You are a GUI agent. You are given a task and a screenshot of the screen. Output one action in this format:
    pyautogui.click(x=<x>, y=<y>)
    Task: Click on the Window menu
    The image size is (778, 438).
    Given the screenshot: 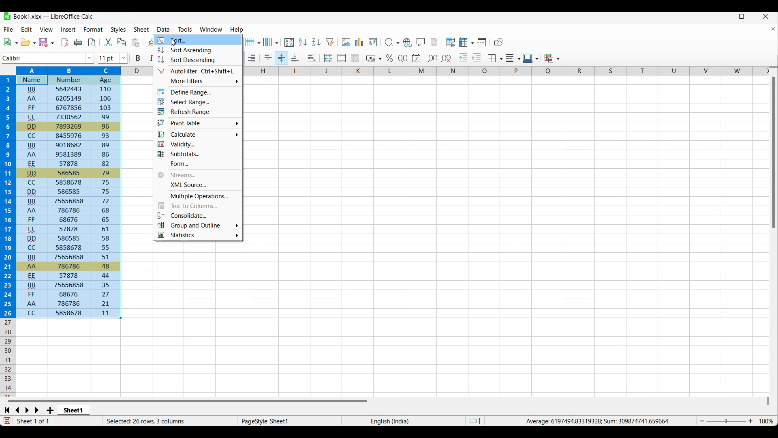 What is the action you would take?
    pyautogui.click(x=211, y=30)
    